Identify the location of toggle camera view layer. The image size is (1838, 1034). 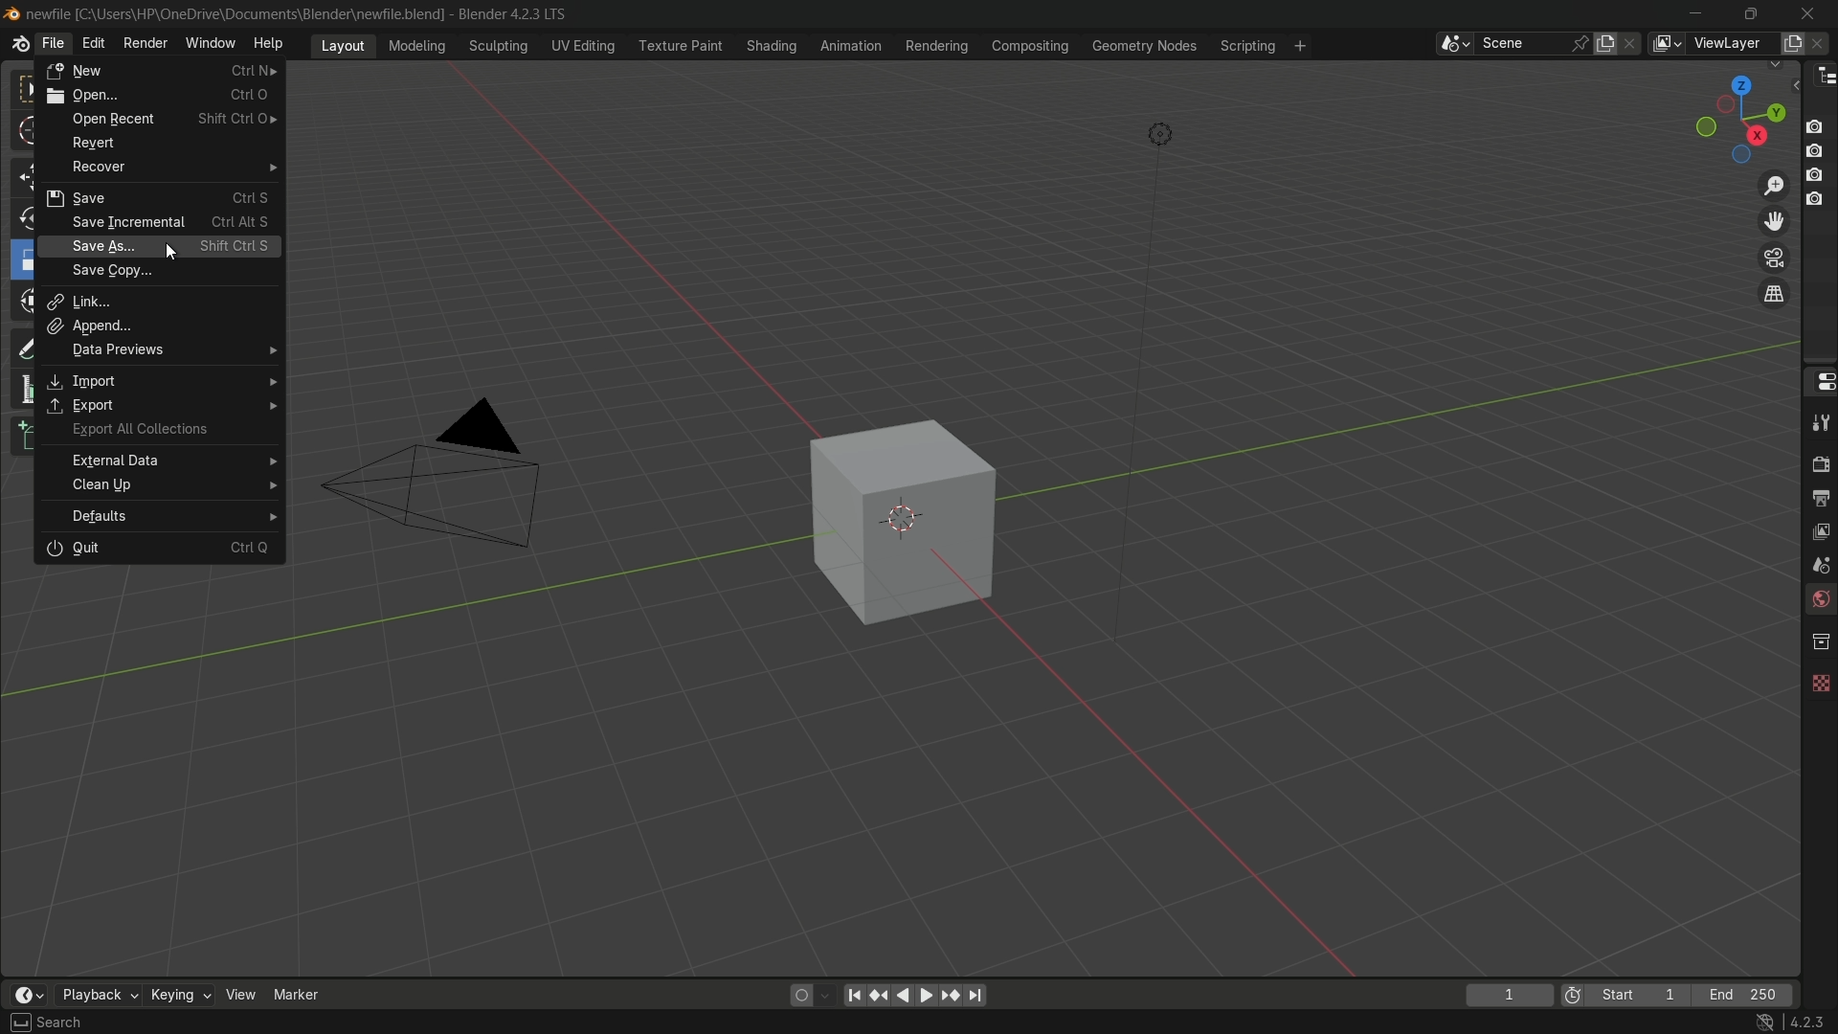
(1774, 256).